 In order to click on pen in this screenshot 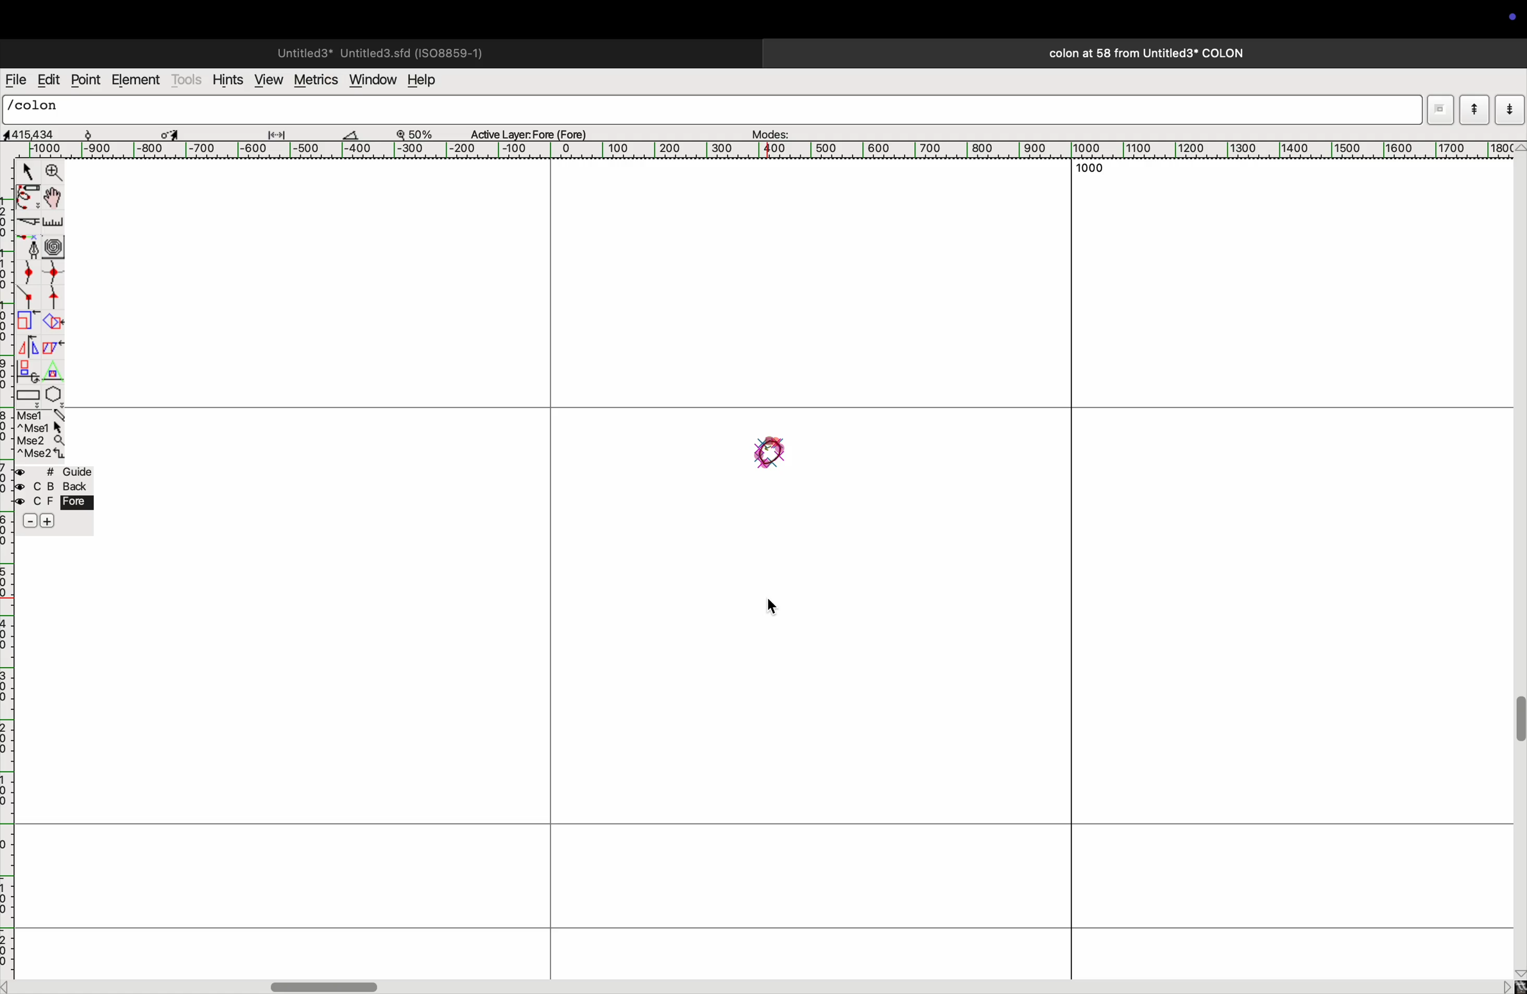, I will do `click(28, 199)`.